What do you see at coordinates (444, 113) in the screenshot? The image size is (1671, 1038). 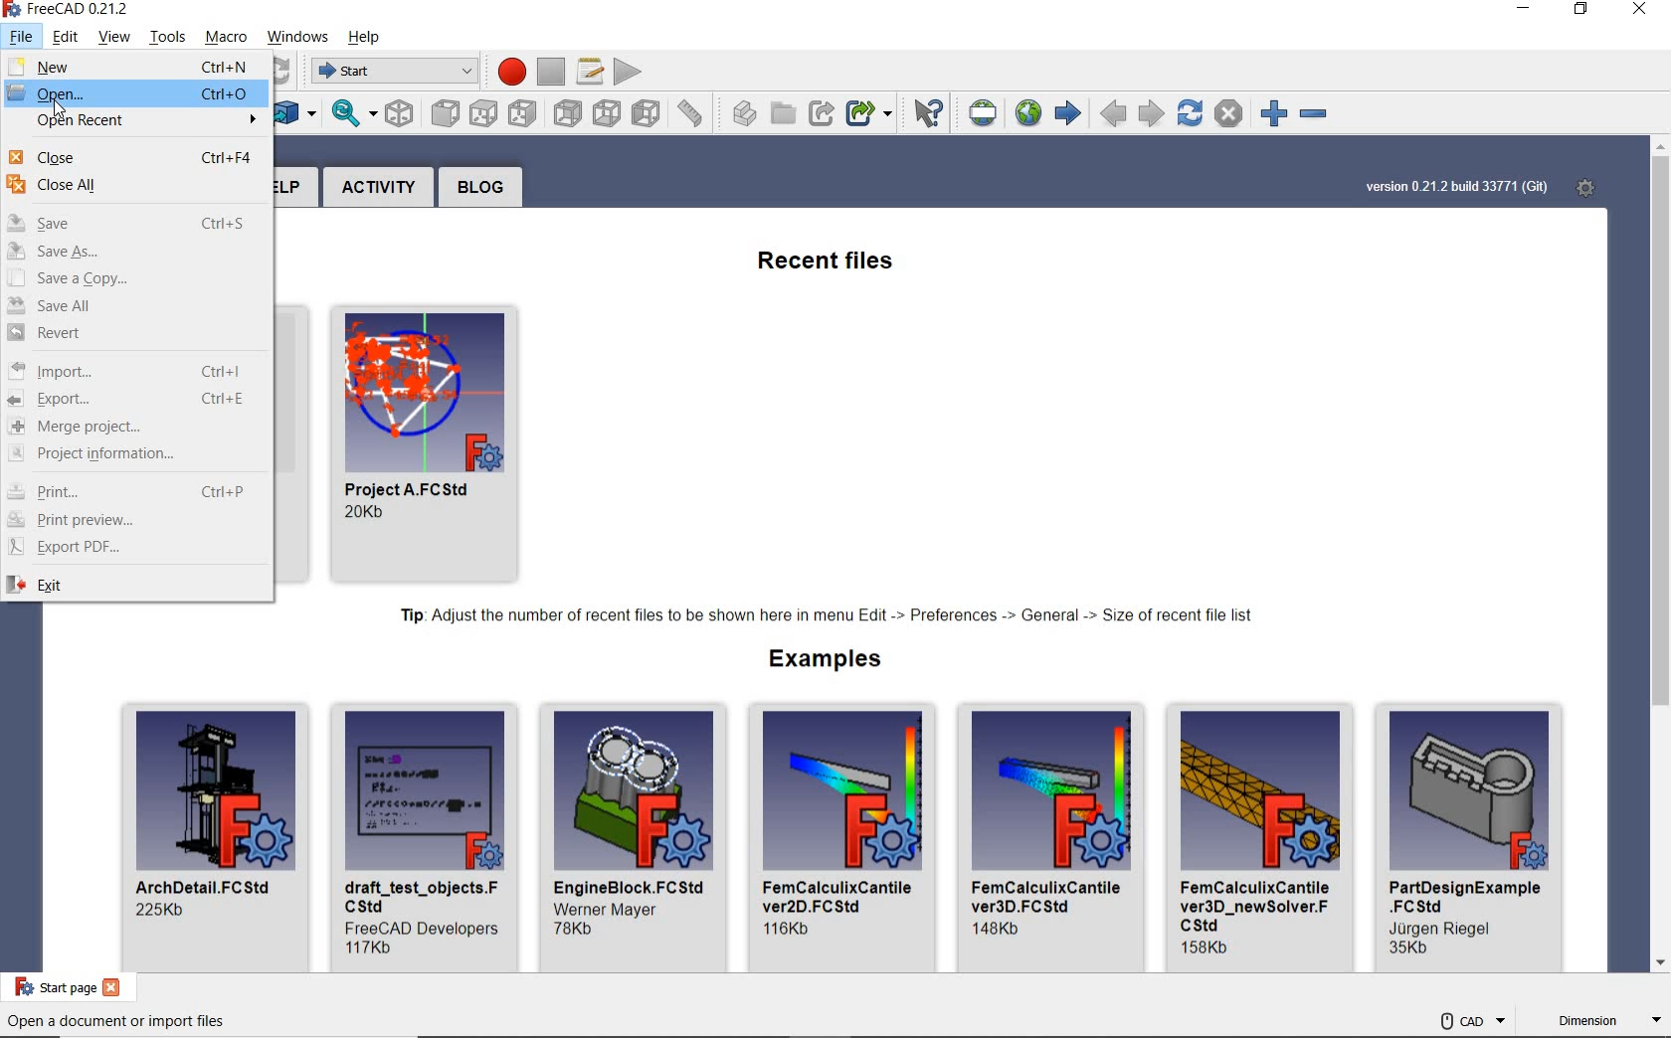 I see `FRONT` at bounding box center [444, 113].